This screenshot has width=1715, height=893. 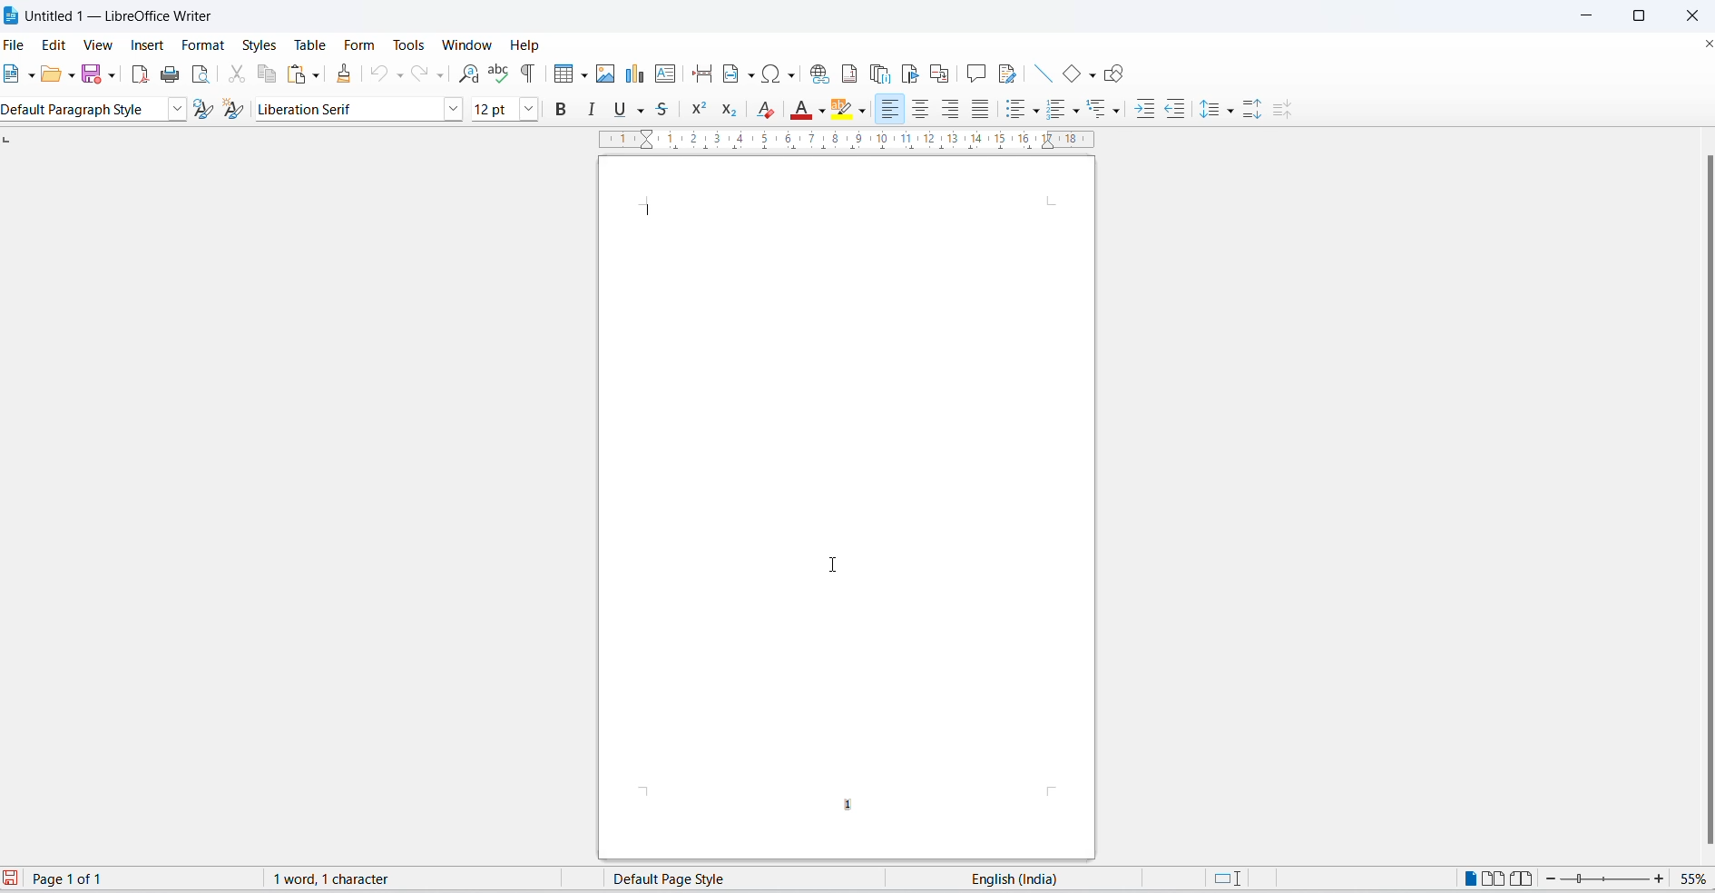 I want to click on increase indent, so click(x=1145, y=111).